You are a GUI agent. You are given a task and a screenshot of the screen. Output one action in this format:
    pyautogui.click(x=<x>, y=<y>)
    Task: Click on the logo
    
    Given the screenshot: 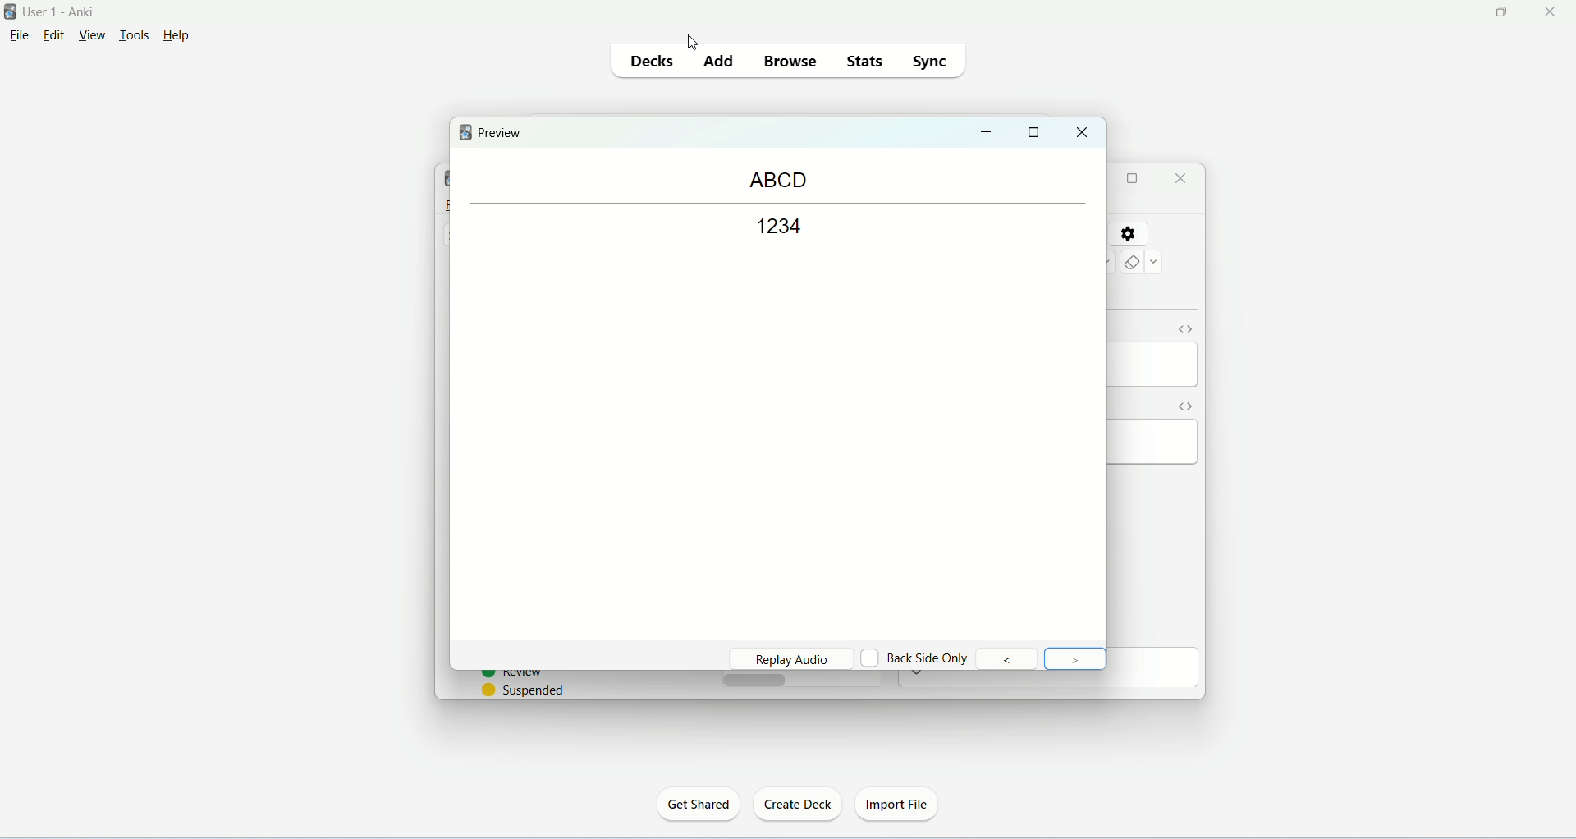 What is the action you would take?
    pyautogui.click(x=467, y=131)
    